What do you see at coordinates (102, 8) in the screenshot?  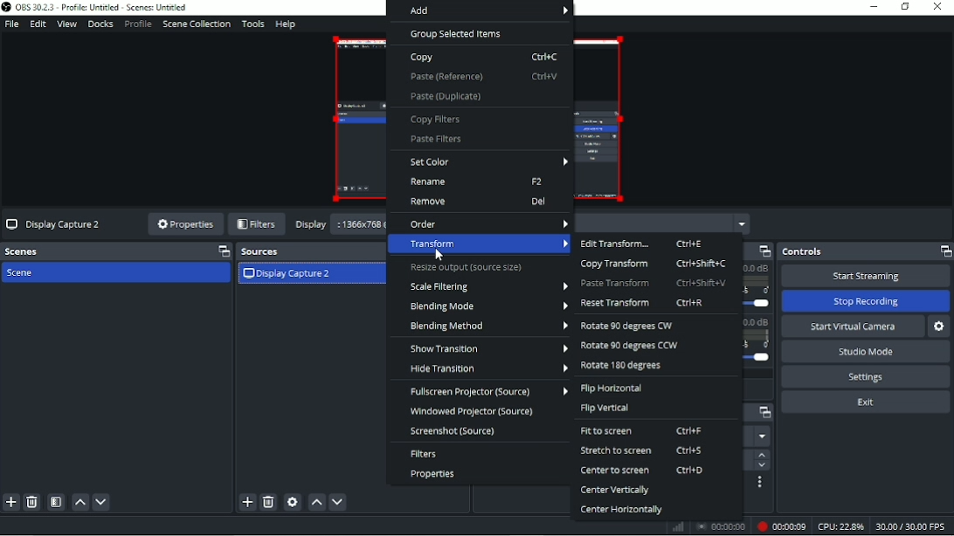 I see `OBS 30.2.3 - Profile: Untitled - Scenes: Untitled` at bounding box center [102, 8].